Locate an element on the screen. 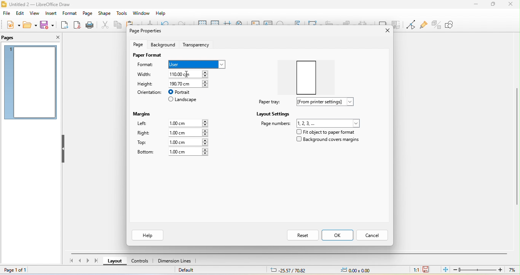 This screenshot has width=520, height=275. fit object to paper format is located at coordinates (325, 132).